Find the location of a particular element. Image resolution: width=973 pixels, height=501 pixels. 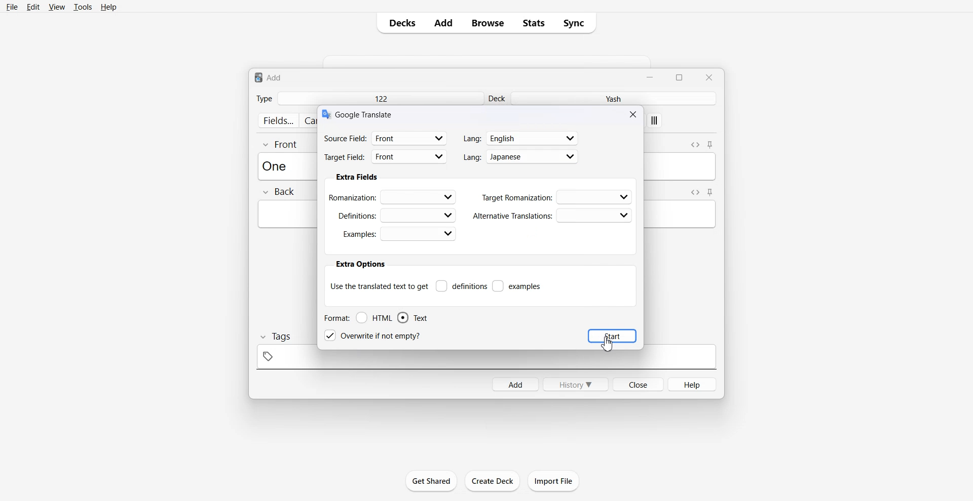

apply custom style is located at coordinates (655, 121).